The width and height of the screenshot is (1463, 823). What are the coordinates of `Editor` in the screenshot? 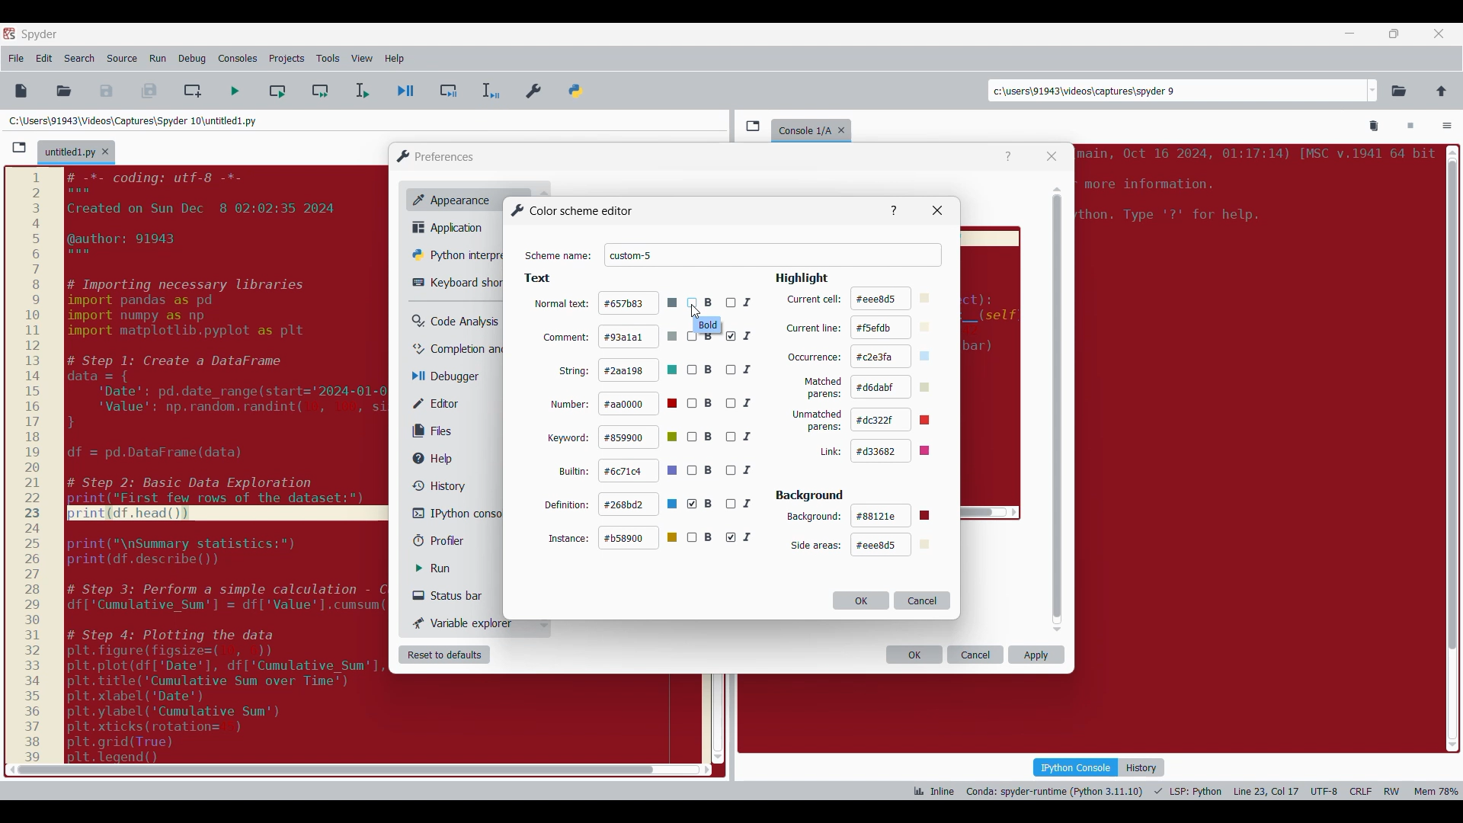 It's located at (447, 403).